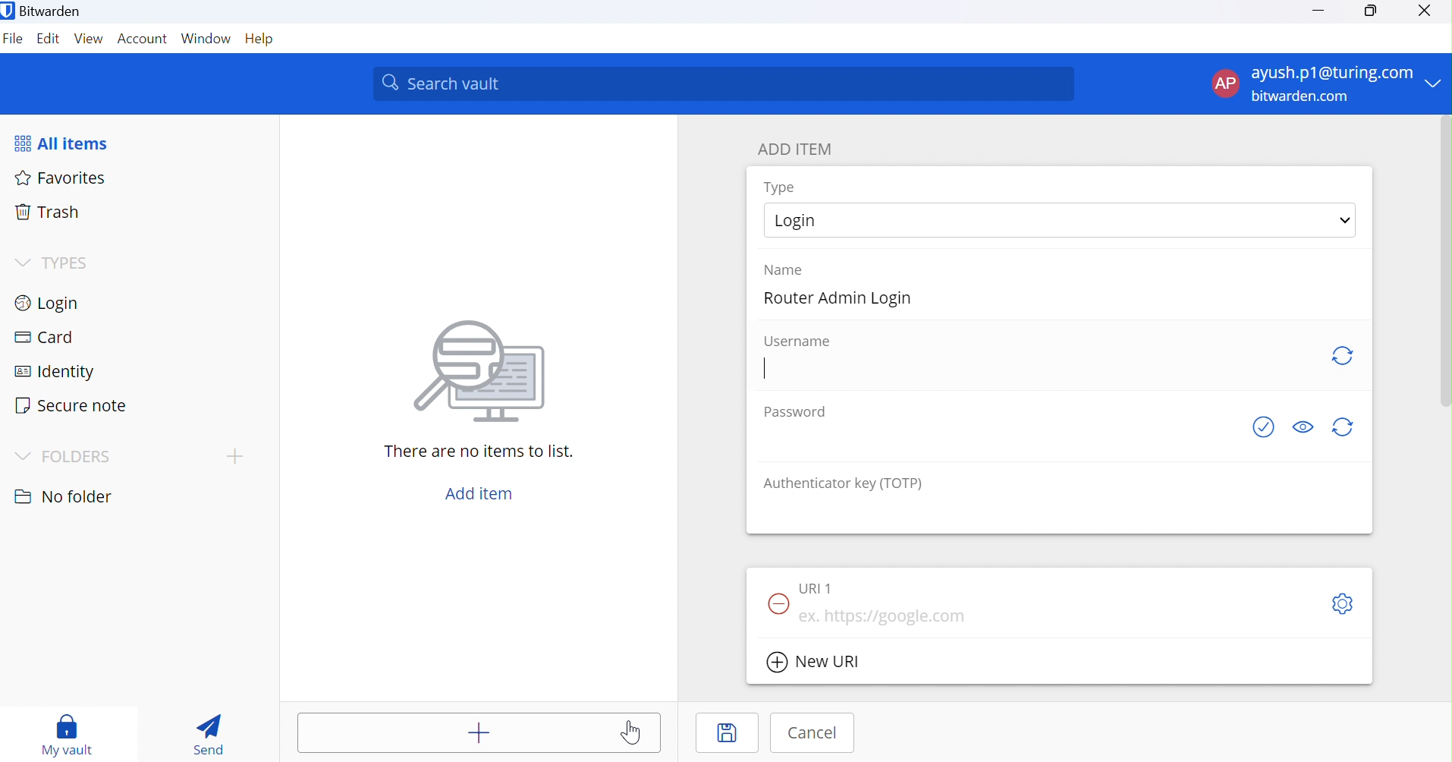  Describe the element at coordinates (792, 269) in the screenshot. I see `Name` at that location.